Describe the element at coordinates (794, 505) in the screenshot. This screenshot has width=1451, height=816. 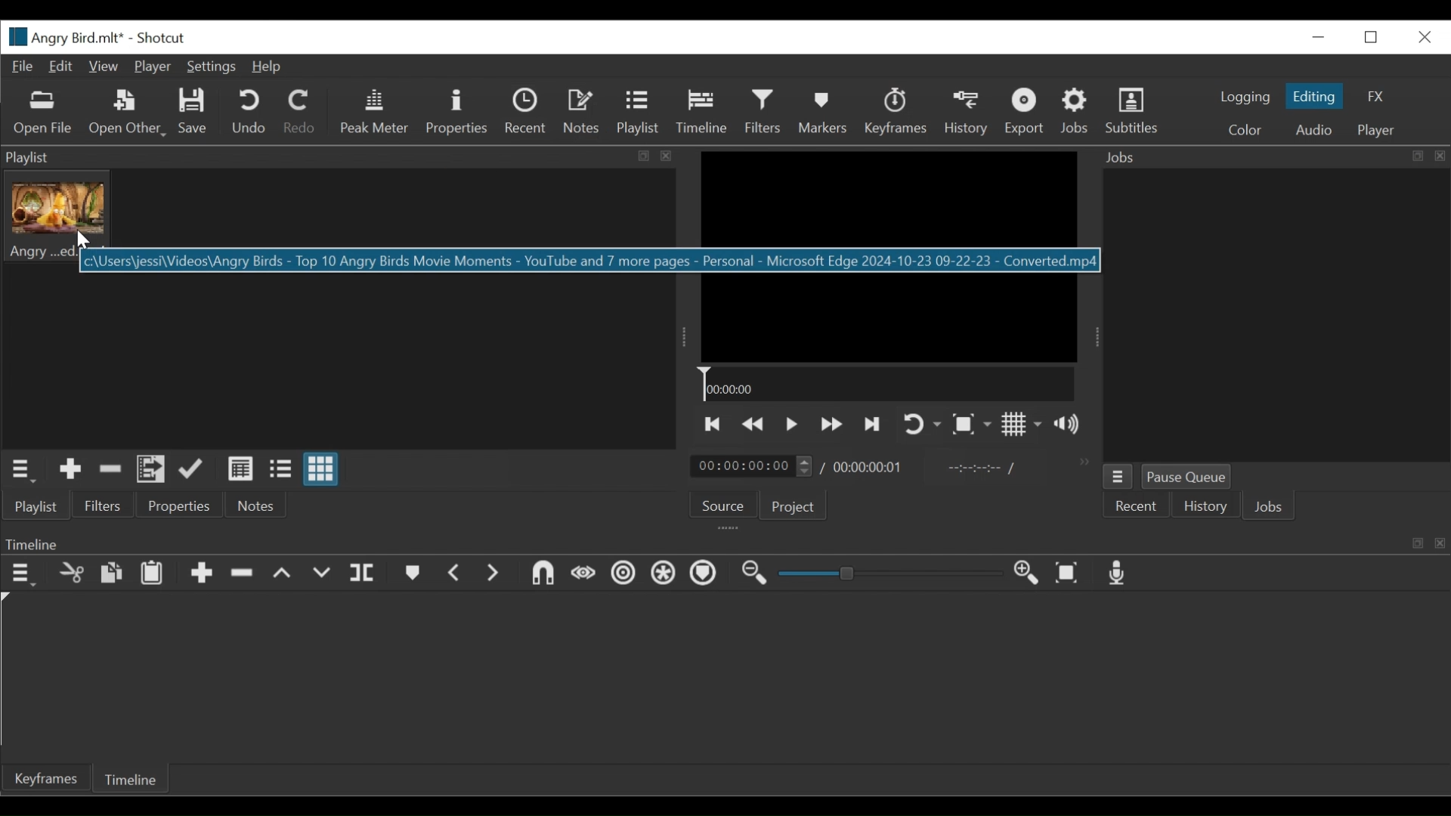
I see `Projects` at that location.